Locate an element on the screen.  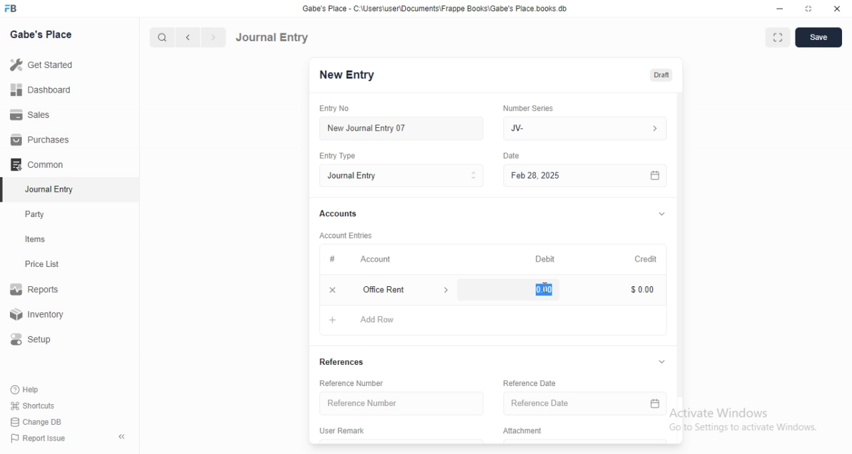
v is located at coordinates (662, 212).